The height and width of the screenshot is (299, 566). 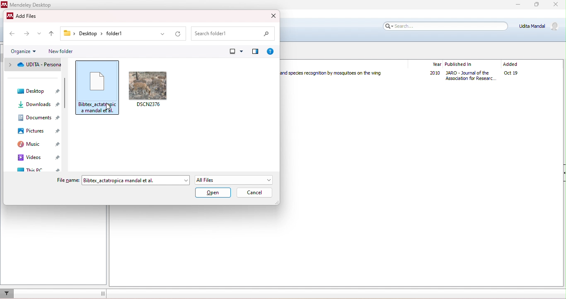 What do you see at coordinates (10, 16) in the screenshot?
I see `Mendeley logo` at bounding box center [10, 16].